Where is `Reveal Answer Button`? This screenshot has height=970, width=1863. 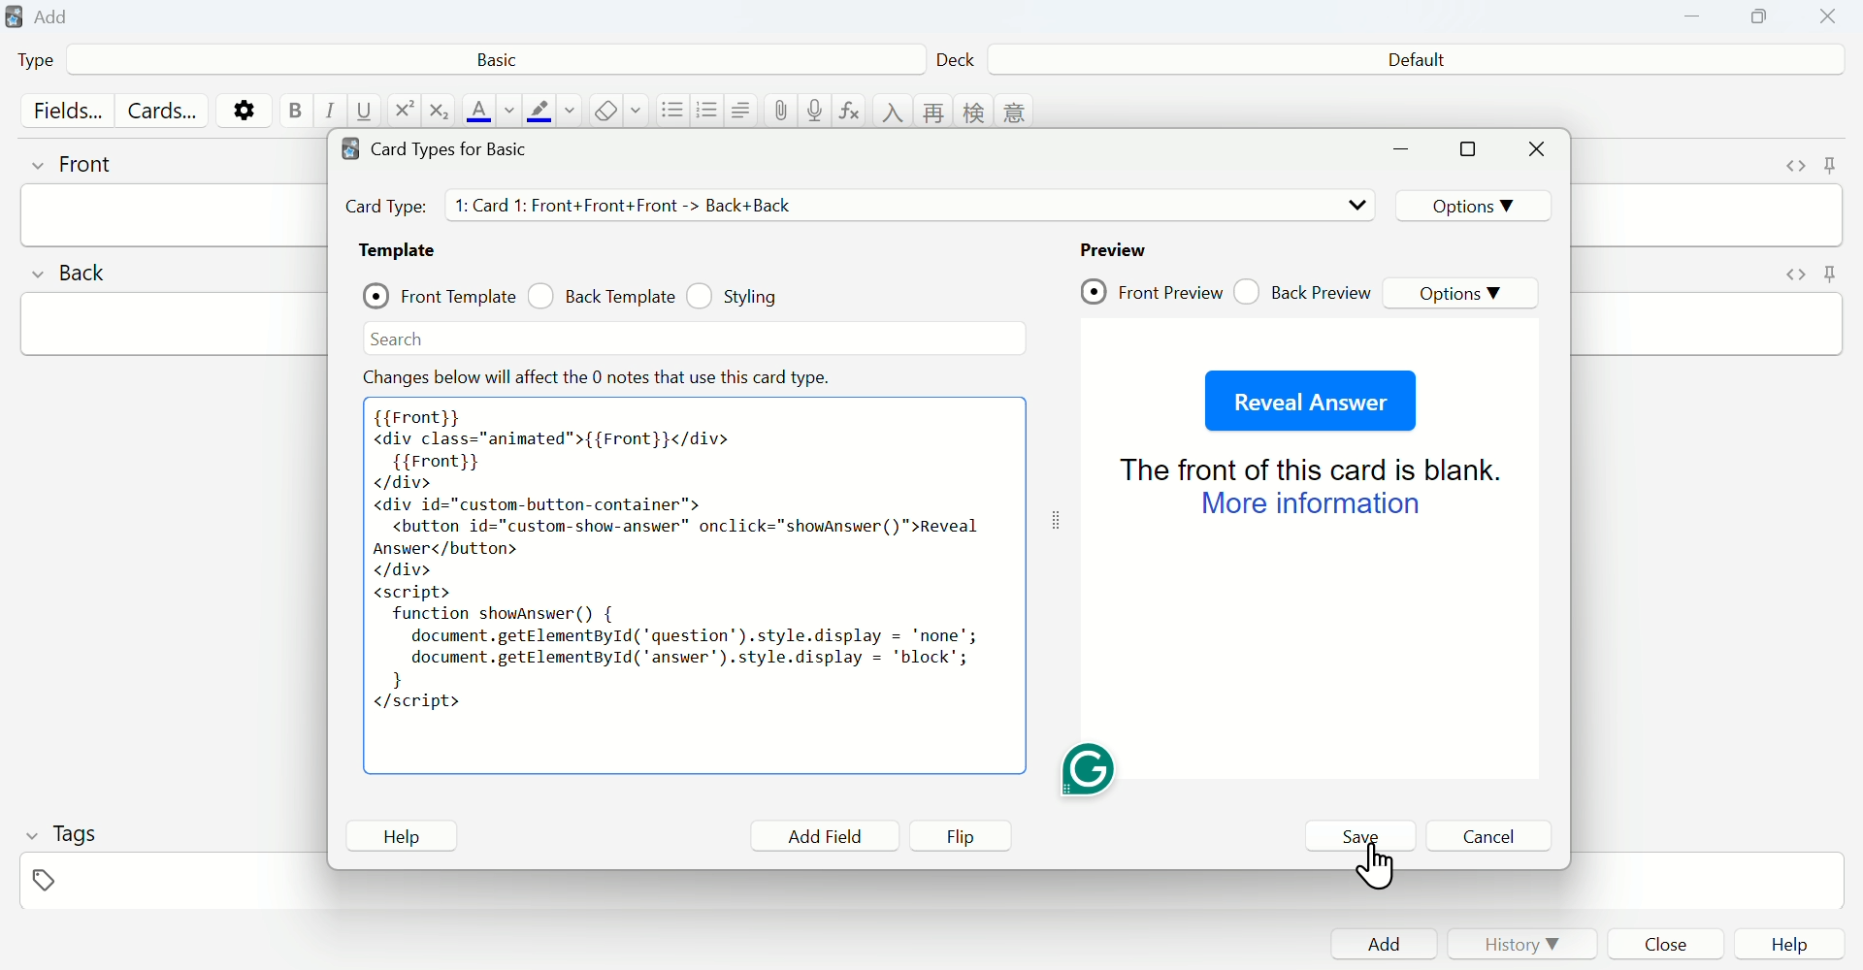 Reveal Answer Button is located at coordinates (1309, 401).